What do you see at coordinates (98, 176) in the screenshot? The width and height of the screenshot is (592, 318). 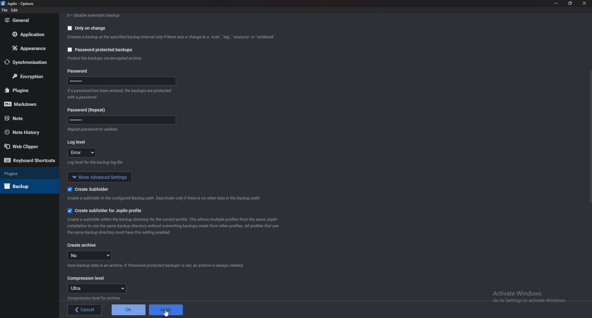 I see `show advanced settings` at bounding box center [98, 176].